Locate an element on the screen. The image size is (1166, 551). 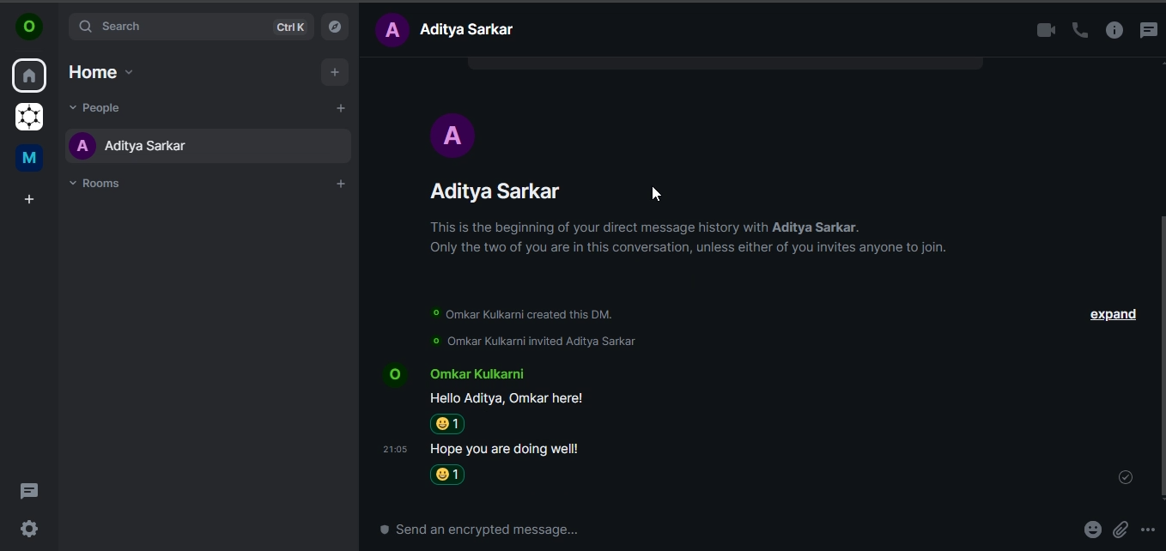
quicker settings is located at coordinates (30, 526).